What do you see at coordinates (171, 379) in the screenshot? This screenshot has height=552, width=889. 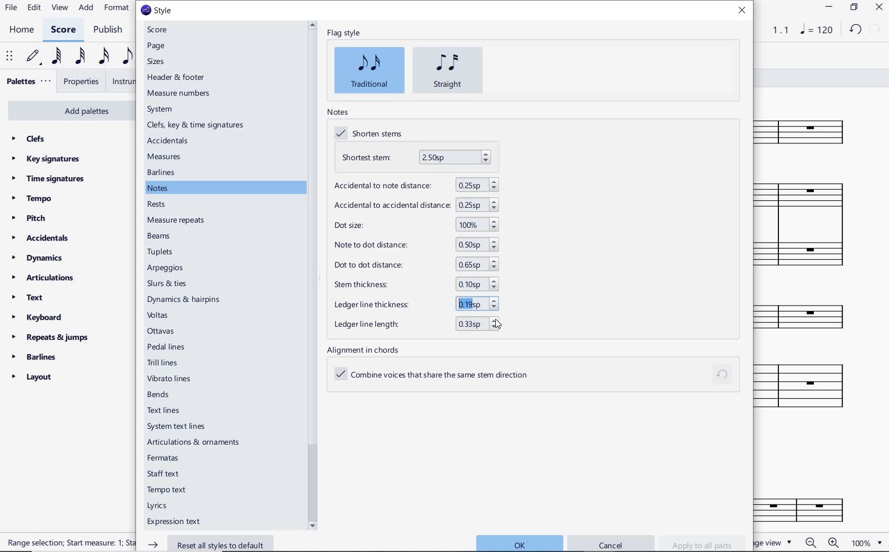 I see `vibrato lines` at bounding box center [171, 379].